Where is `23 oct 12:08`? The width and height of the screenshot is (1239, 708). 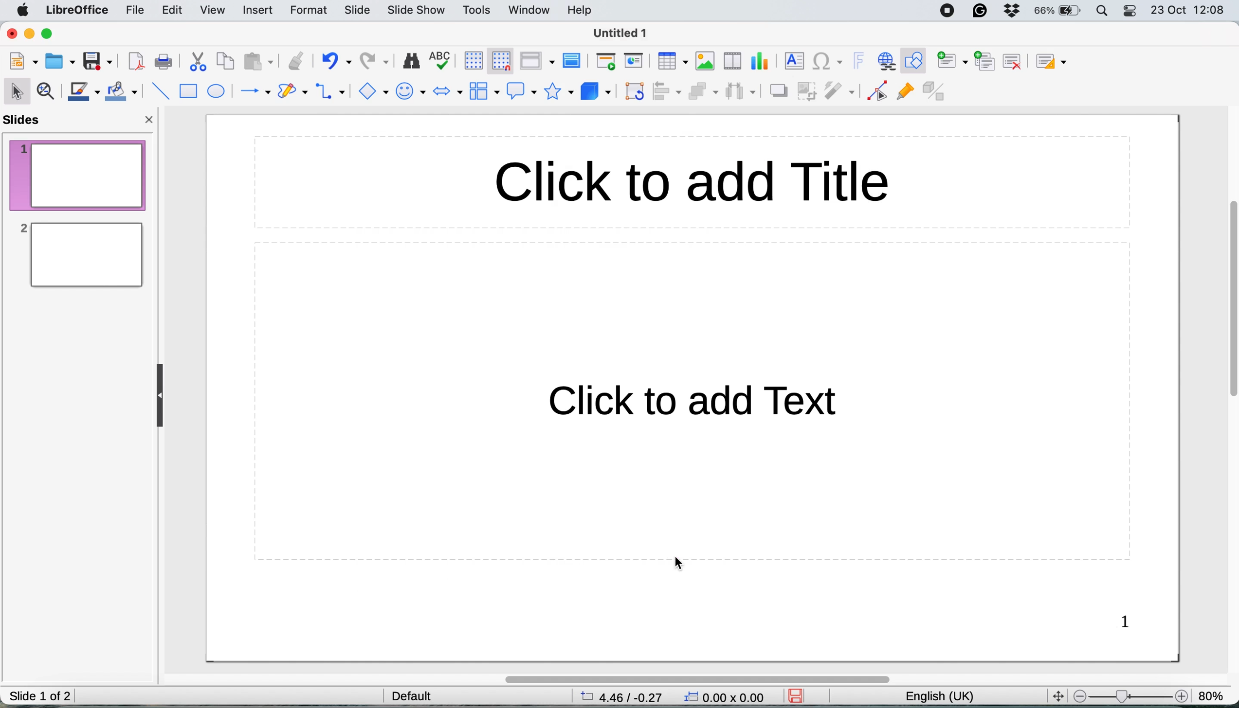 23 oct 12:08 is located at coordinates (1186, 11).